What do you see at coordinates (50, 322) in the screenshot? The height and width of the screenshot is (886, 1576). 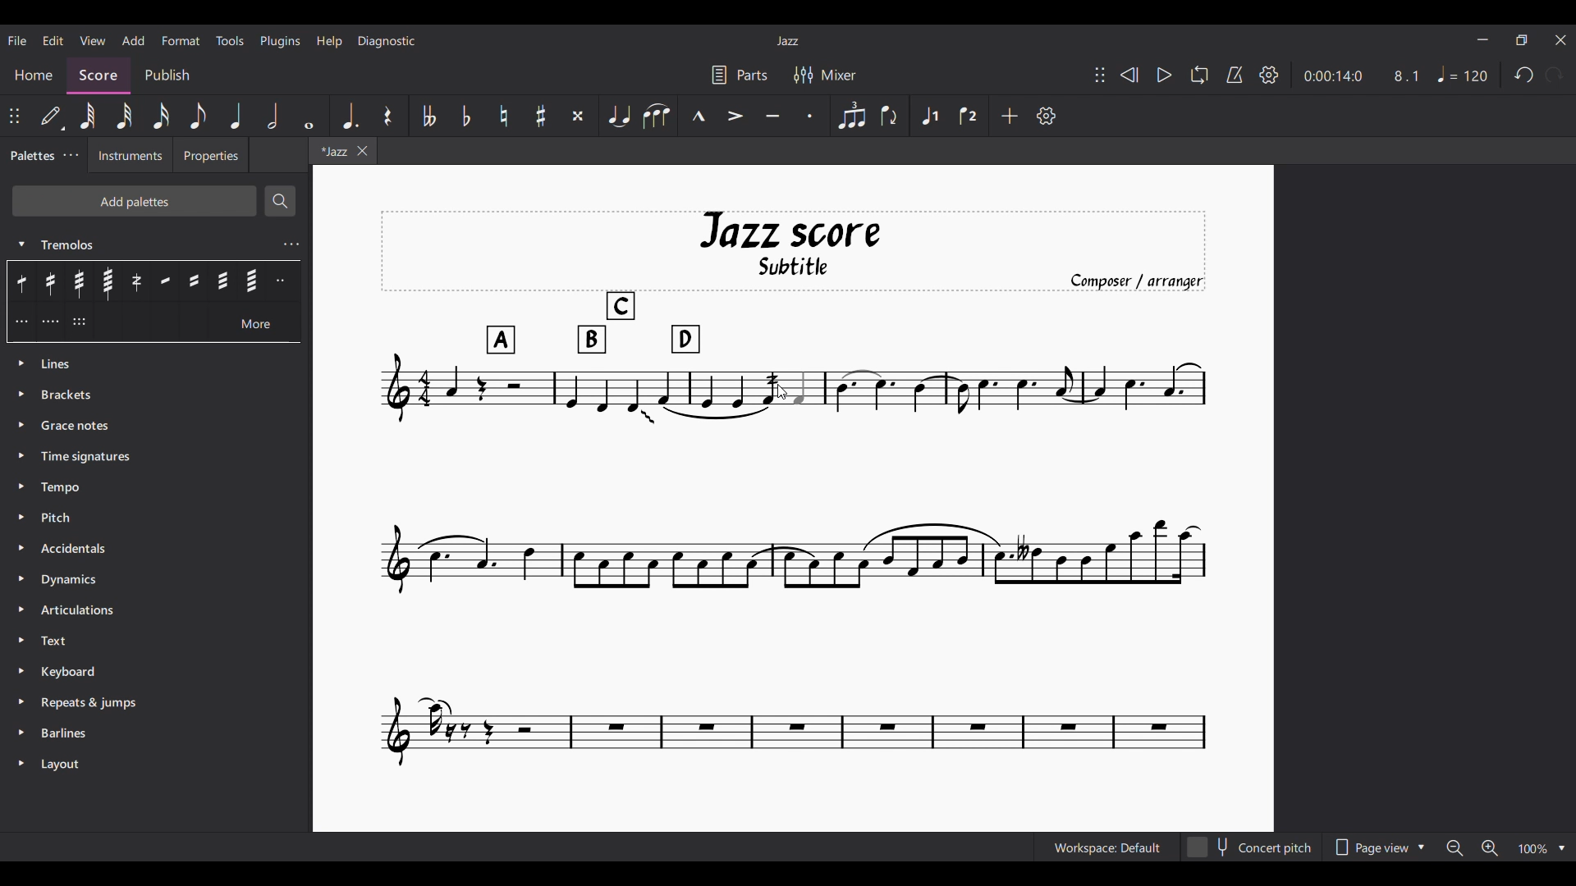 I see `Divide measured Tremolo by 4` at bounding box center [50, 322].